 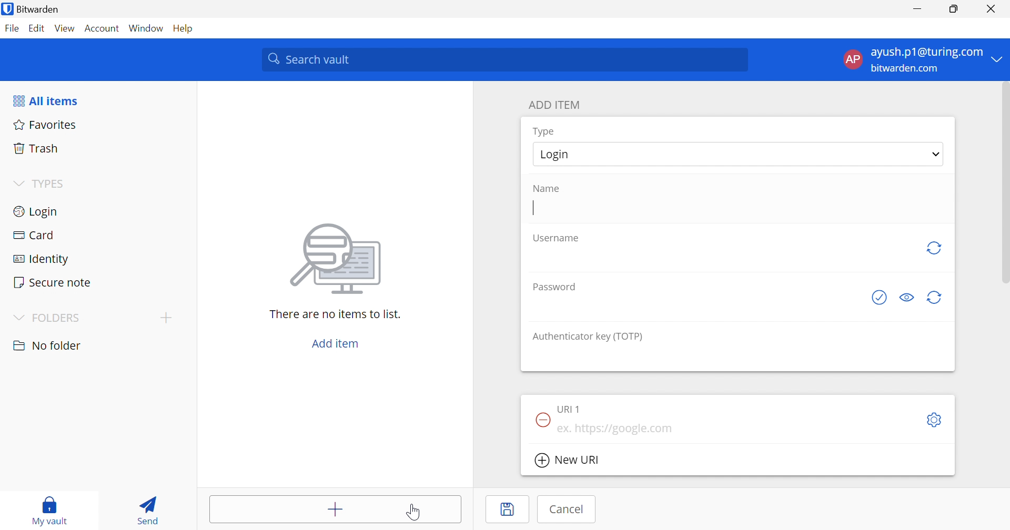 I want to click on New URI, so click(x=569, y=462).